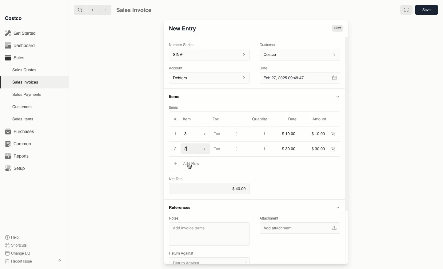 Image resolution: width=443 pixels, height=269 pixels. What do you see at coordinates (260, 119) in the screenshot?
I see `Quantity` at bounding box center [260, 119].